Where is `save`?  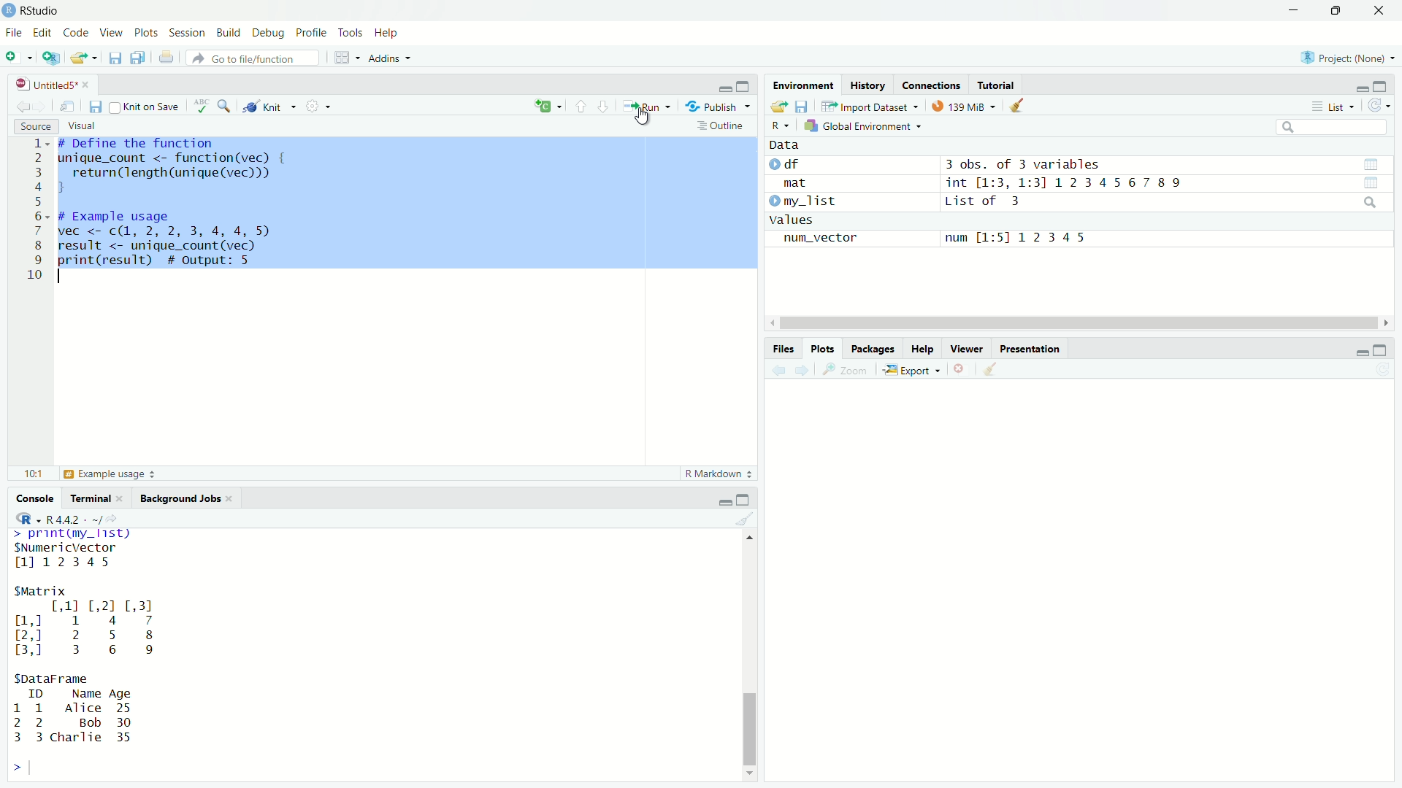 save is located at coordinates (95, 107).